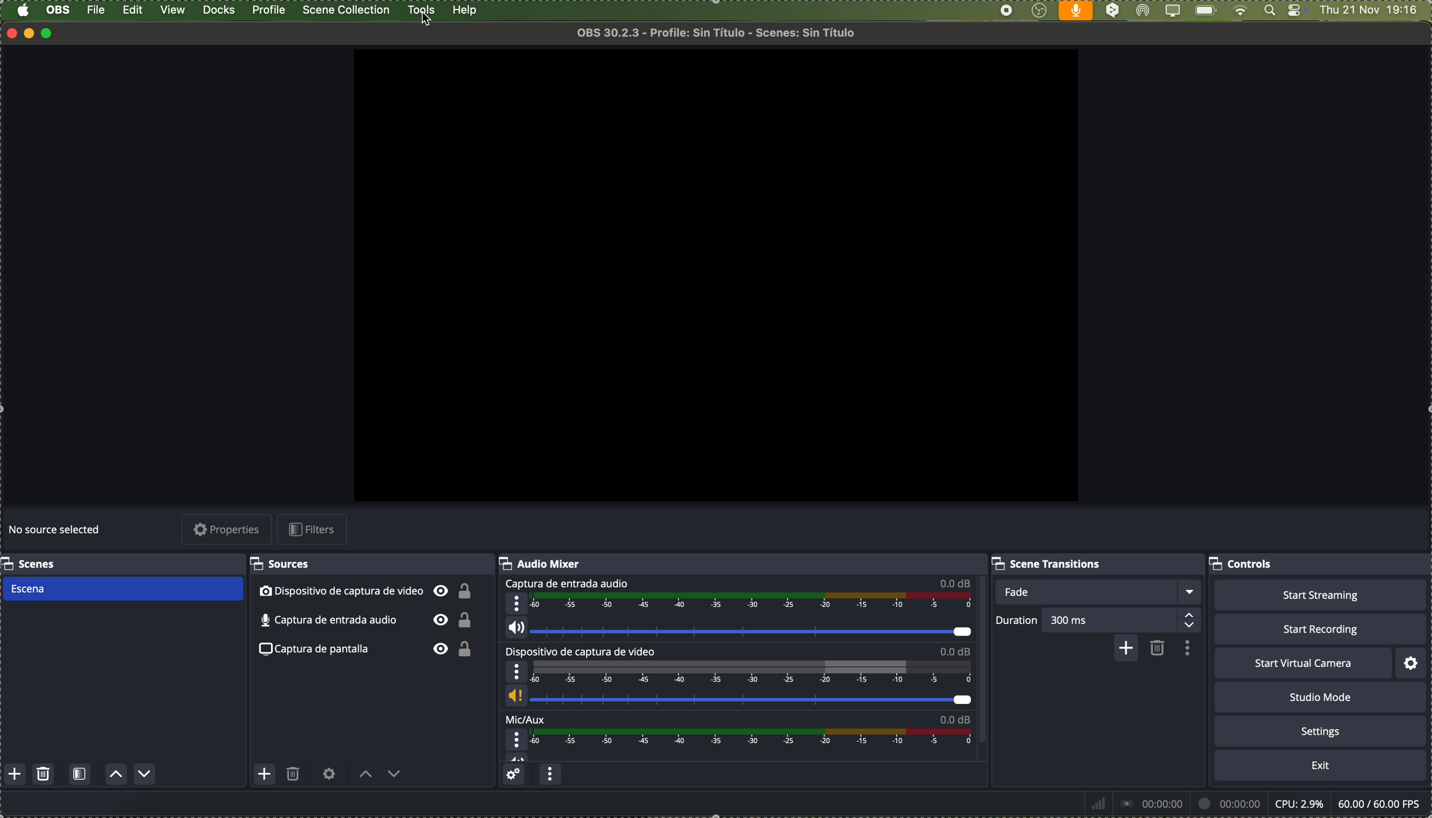 The width and height of the screenshot is (1432, 818). I want to click on transition properties, so click(1186, 648).